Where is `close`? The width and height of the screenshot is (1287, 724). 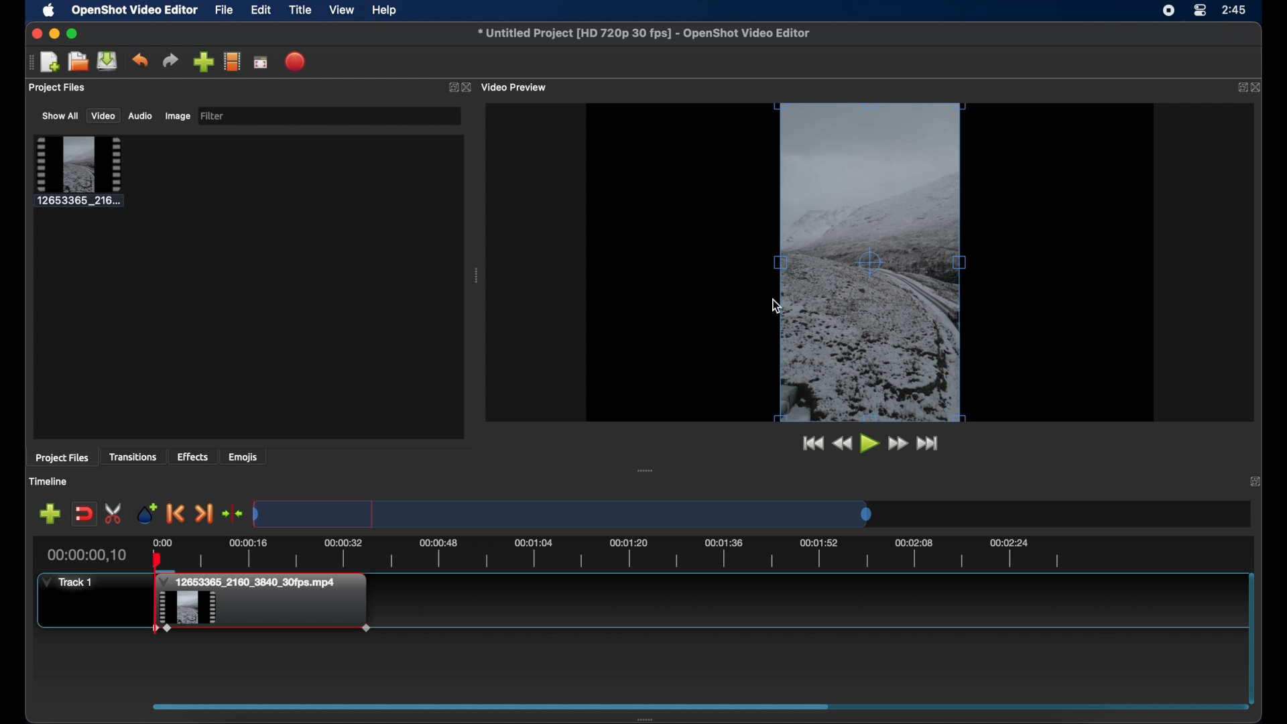 close is located at coordinates (1256, 481).